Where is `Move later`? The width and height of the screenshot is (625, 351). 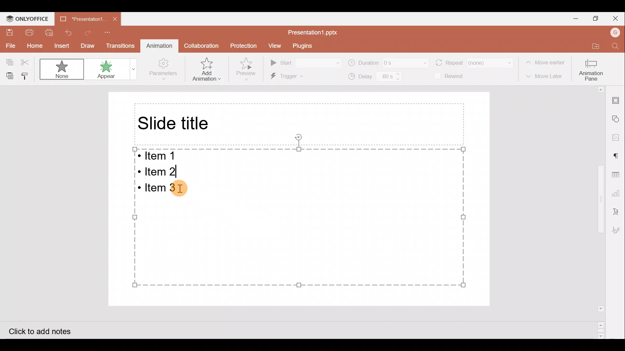 Move later is located at coordinates (545, 77).